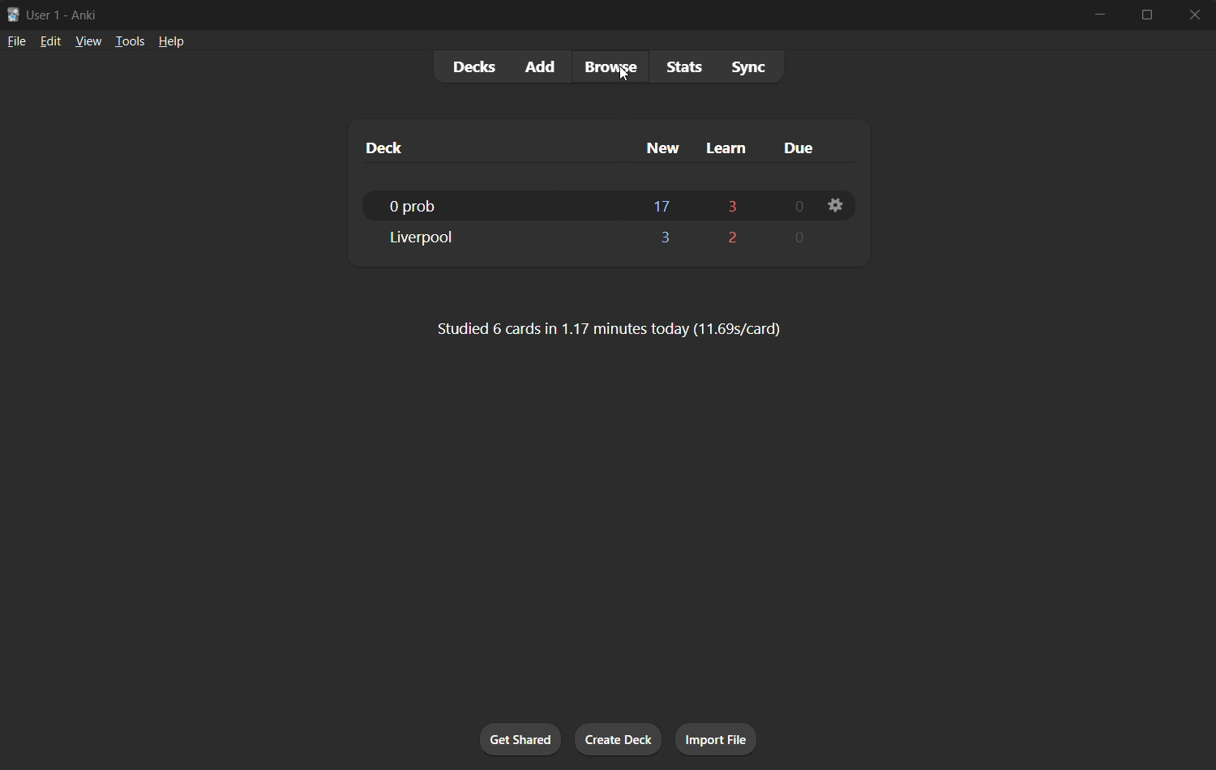  What do you see at coordinates (523, 742) in the screenshot?
I see `get shared` at bounding box center [523, 742].